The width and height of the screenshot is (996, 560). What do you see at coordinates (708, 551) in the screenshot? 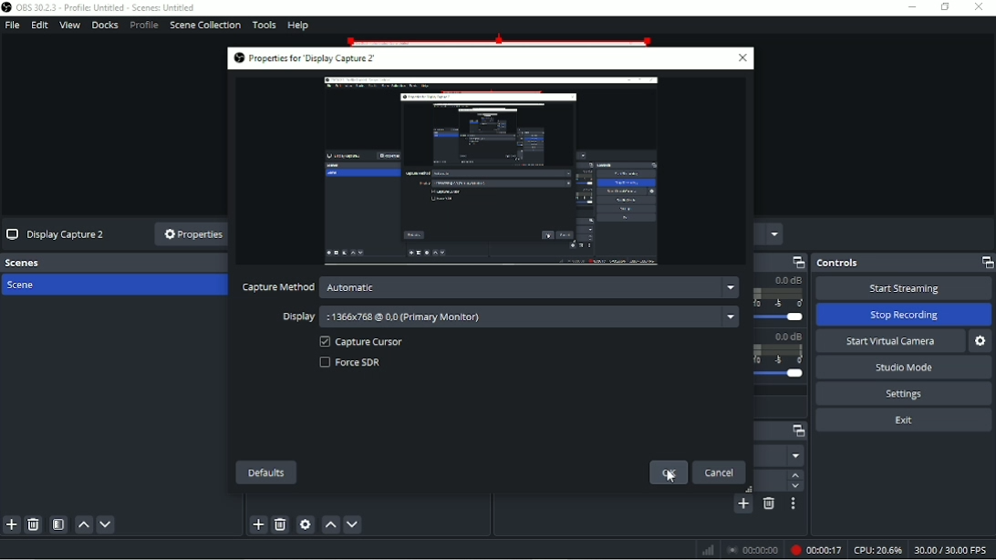
I see `Graph` at bounding box center [708, 551].